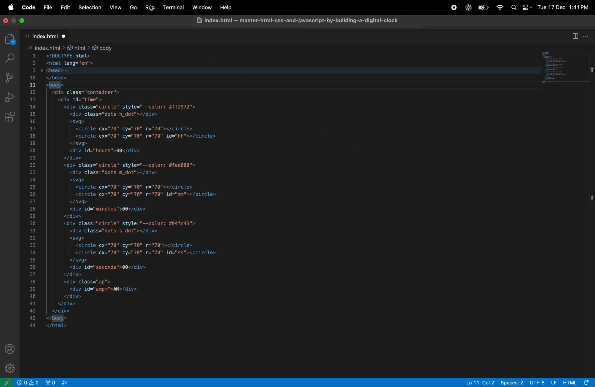 This screenshot has height=387, width=595. What do you see at coordinates (513, 7) in the screenshot?
I see `Spotlight` at bounding box center [513, 7].